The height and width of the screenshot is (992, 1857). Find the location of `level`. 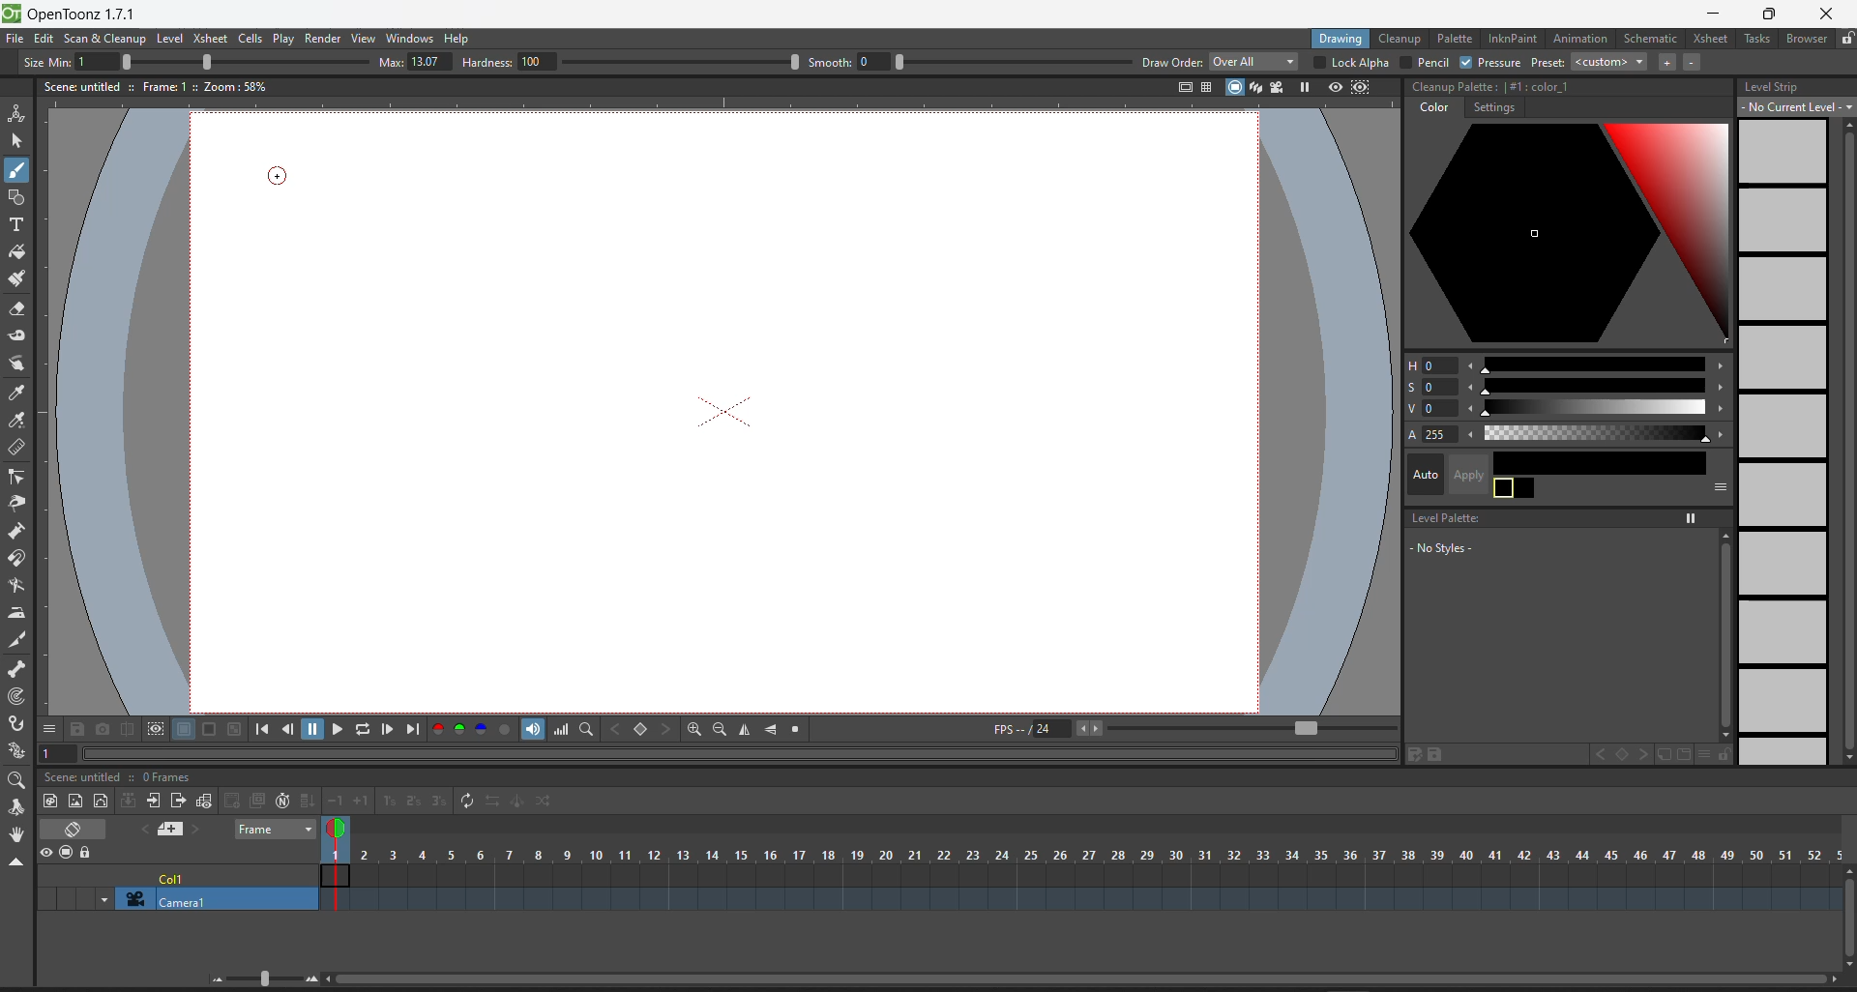

level is located at coordinates (172, 39).